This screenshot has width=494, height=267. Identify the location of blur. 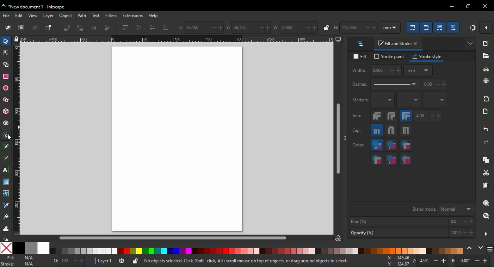
(411, 221).